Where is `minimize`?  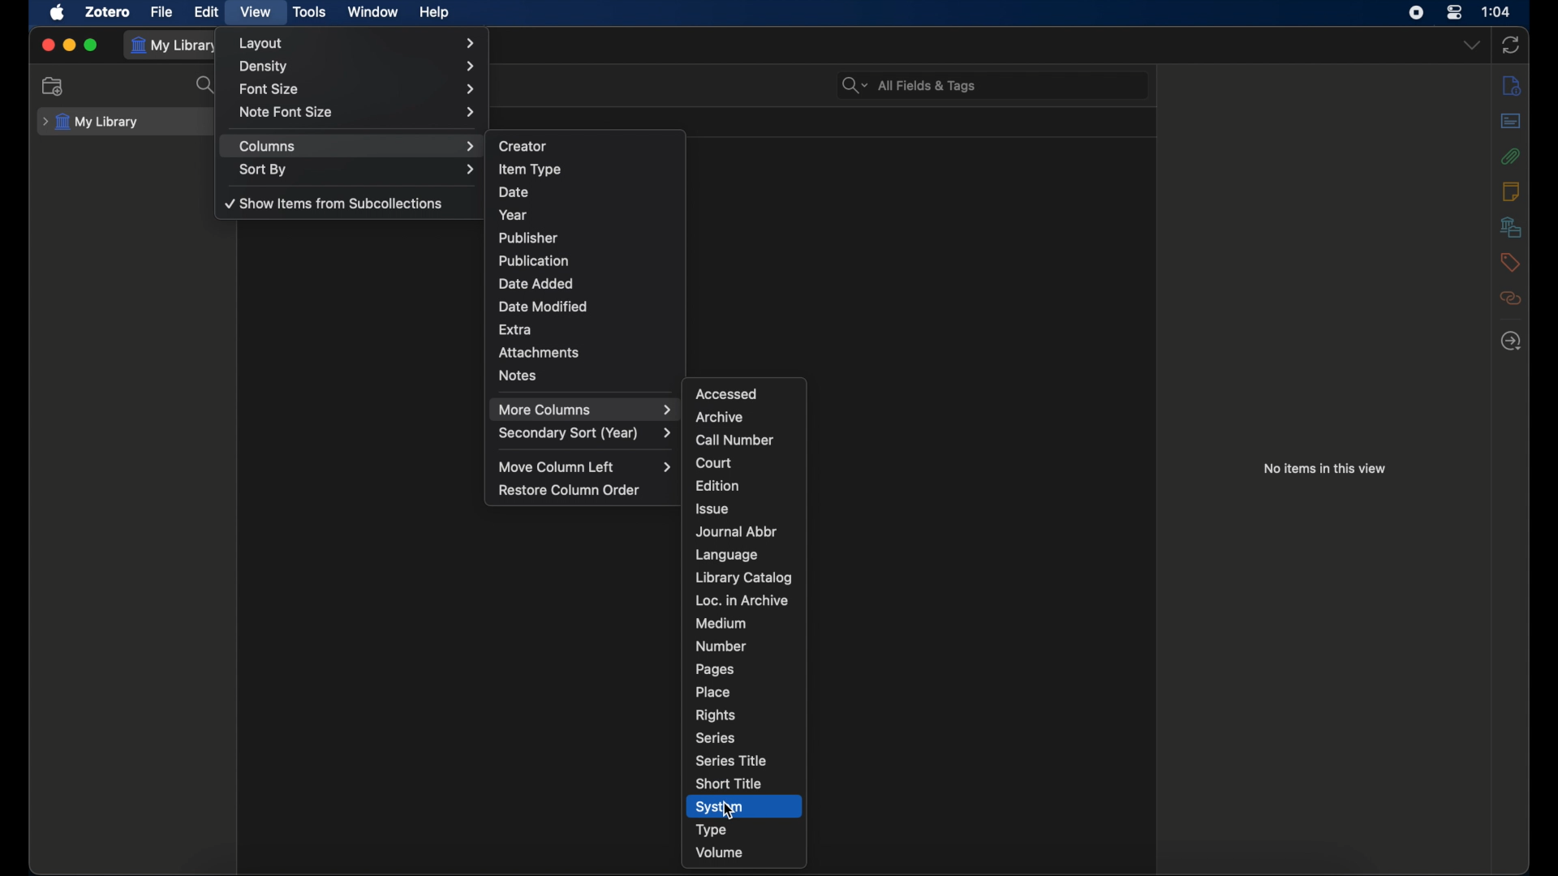 minimize is located at coordinates (69, 45).